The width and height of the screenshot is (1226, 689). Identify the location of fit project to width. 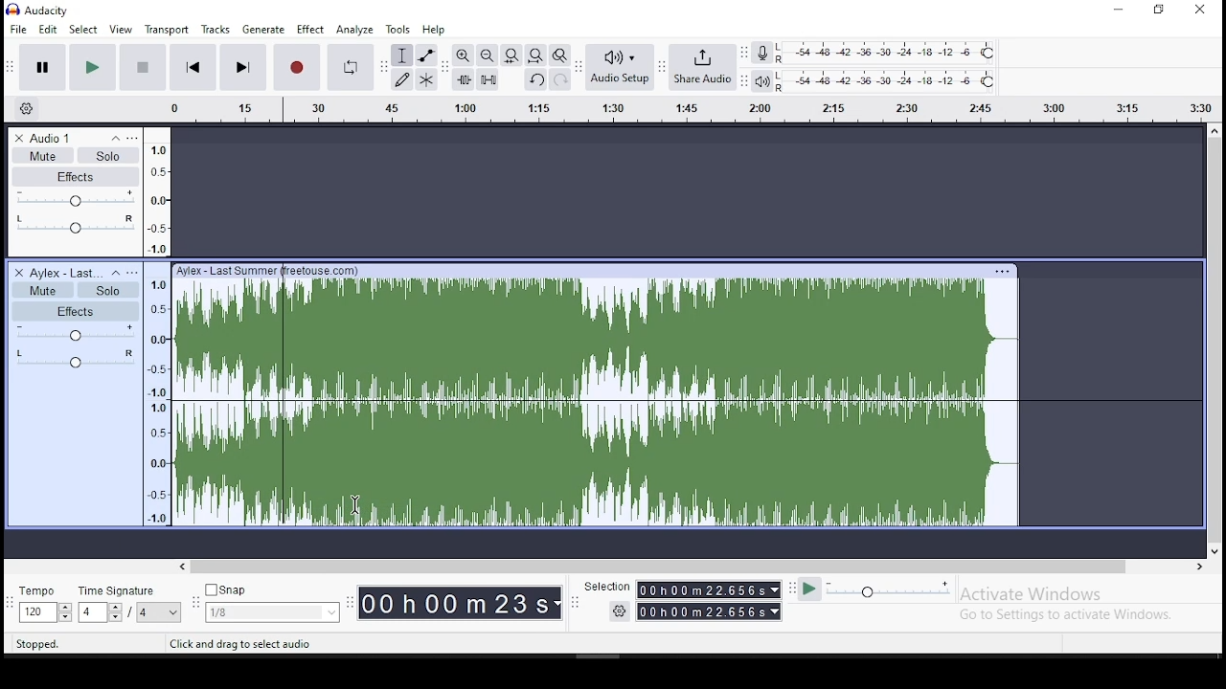
(535, 55).